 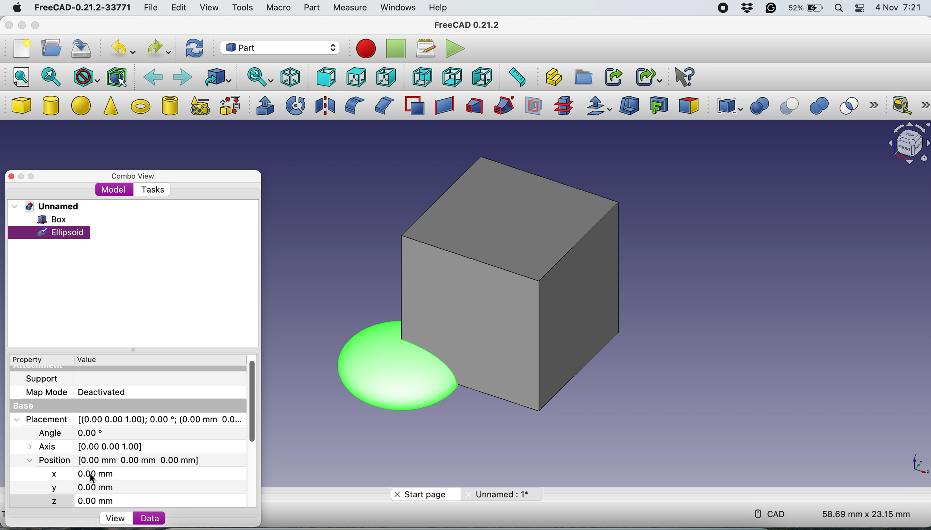 I want to click on refresh, so click(x=194, y=49).